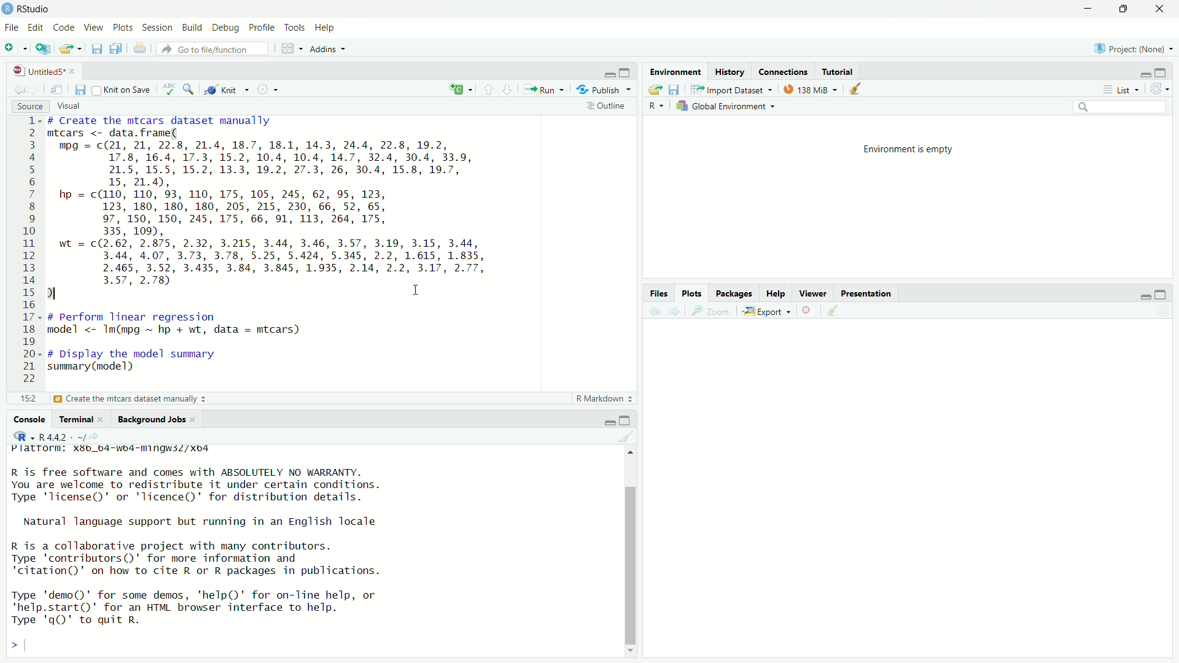 This screenshot has height=663, width=1179. Describe the element at coordinates (726, 90) in the screenshot. I see `import dataset` at that location.